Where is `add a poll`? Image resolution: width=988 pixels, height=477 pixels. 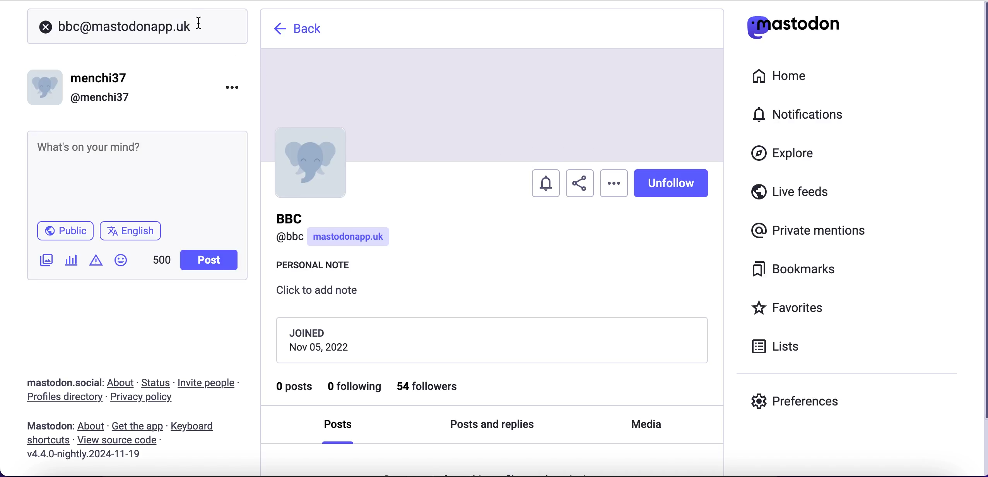 add a poll is located at coordinates (70, 263).